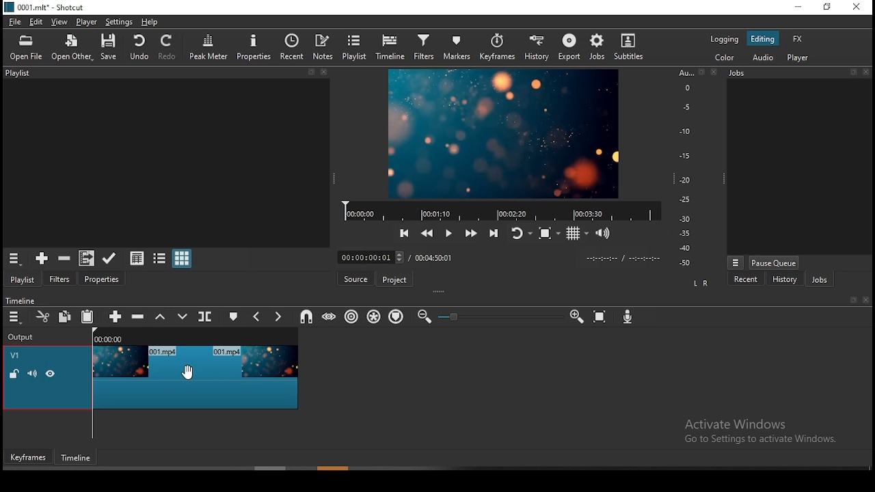  What do you see at coordinates (736, 262) in the screenshot?
I see `view menu` at bounding box center [736, 262].